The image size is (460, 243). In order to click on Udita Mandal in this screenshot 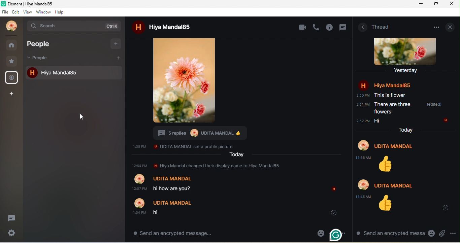, I will do `click(173, 202)`.